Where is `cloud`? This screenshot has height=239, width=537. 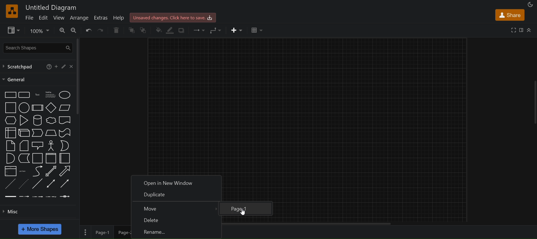
cloud is located at coordinates (50, 121).